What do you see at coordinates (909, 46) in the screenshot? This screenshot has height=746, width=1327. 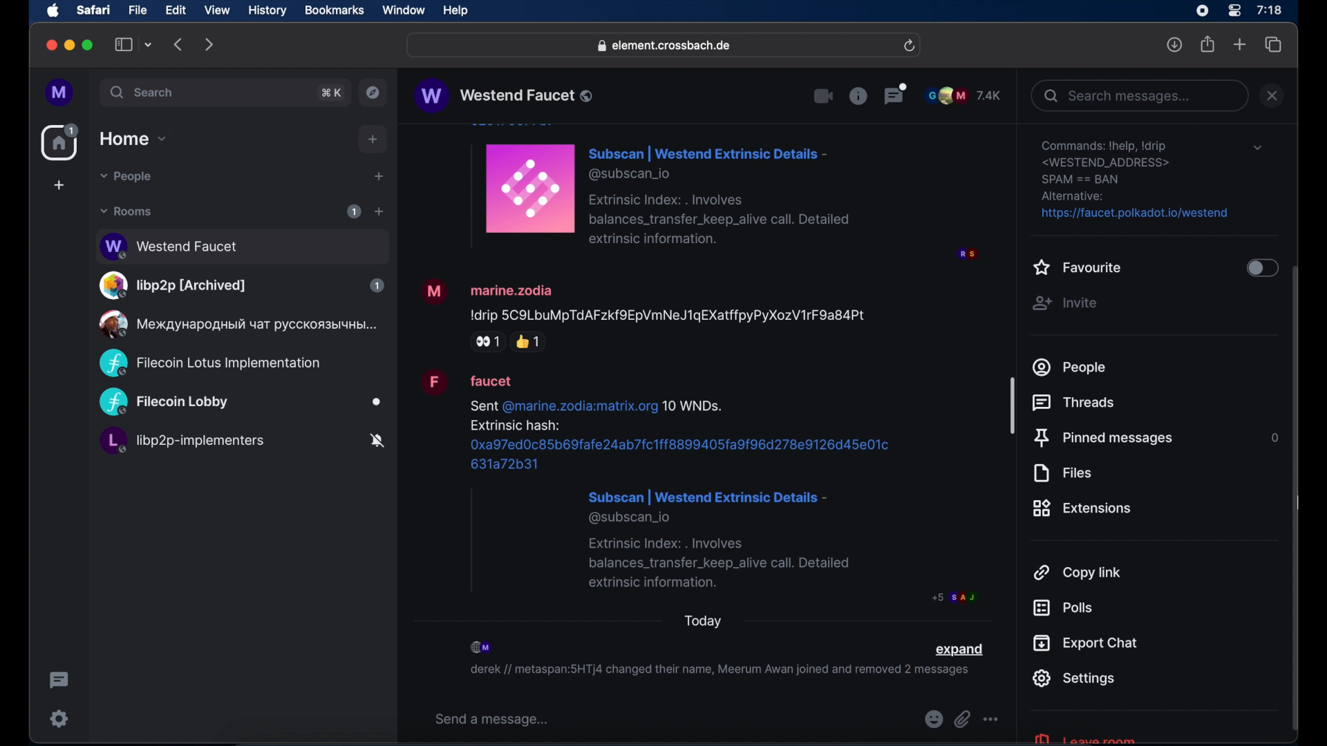 I see `refresh` at bounding box center [909, 46].